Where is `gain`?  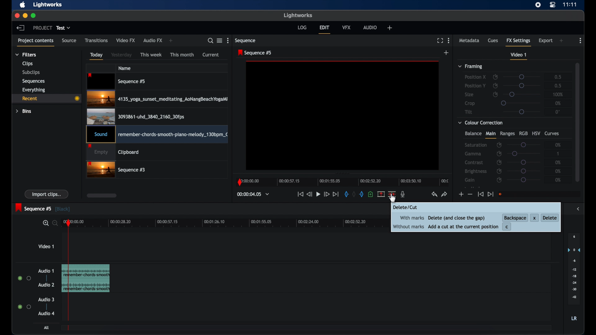
gain is located at coordinates (471, 180).